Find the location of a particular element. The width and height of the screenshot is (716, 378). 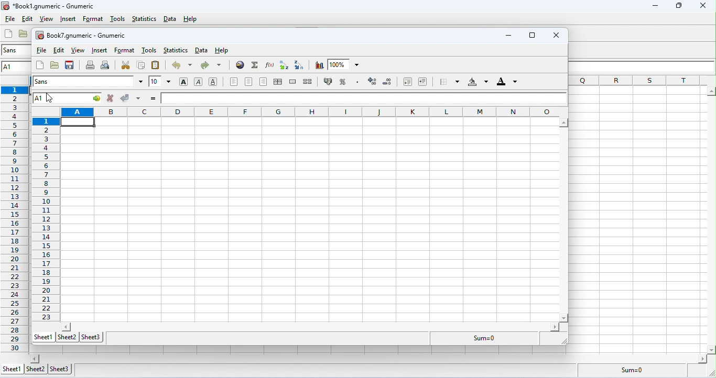

close is located at coordinates (702, 6).